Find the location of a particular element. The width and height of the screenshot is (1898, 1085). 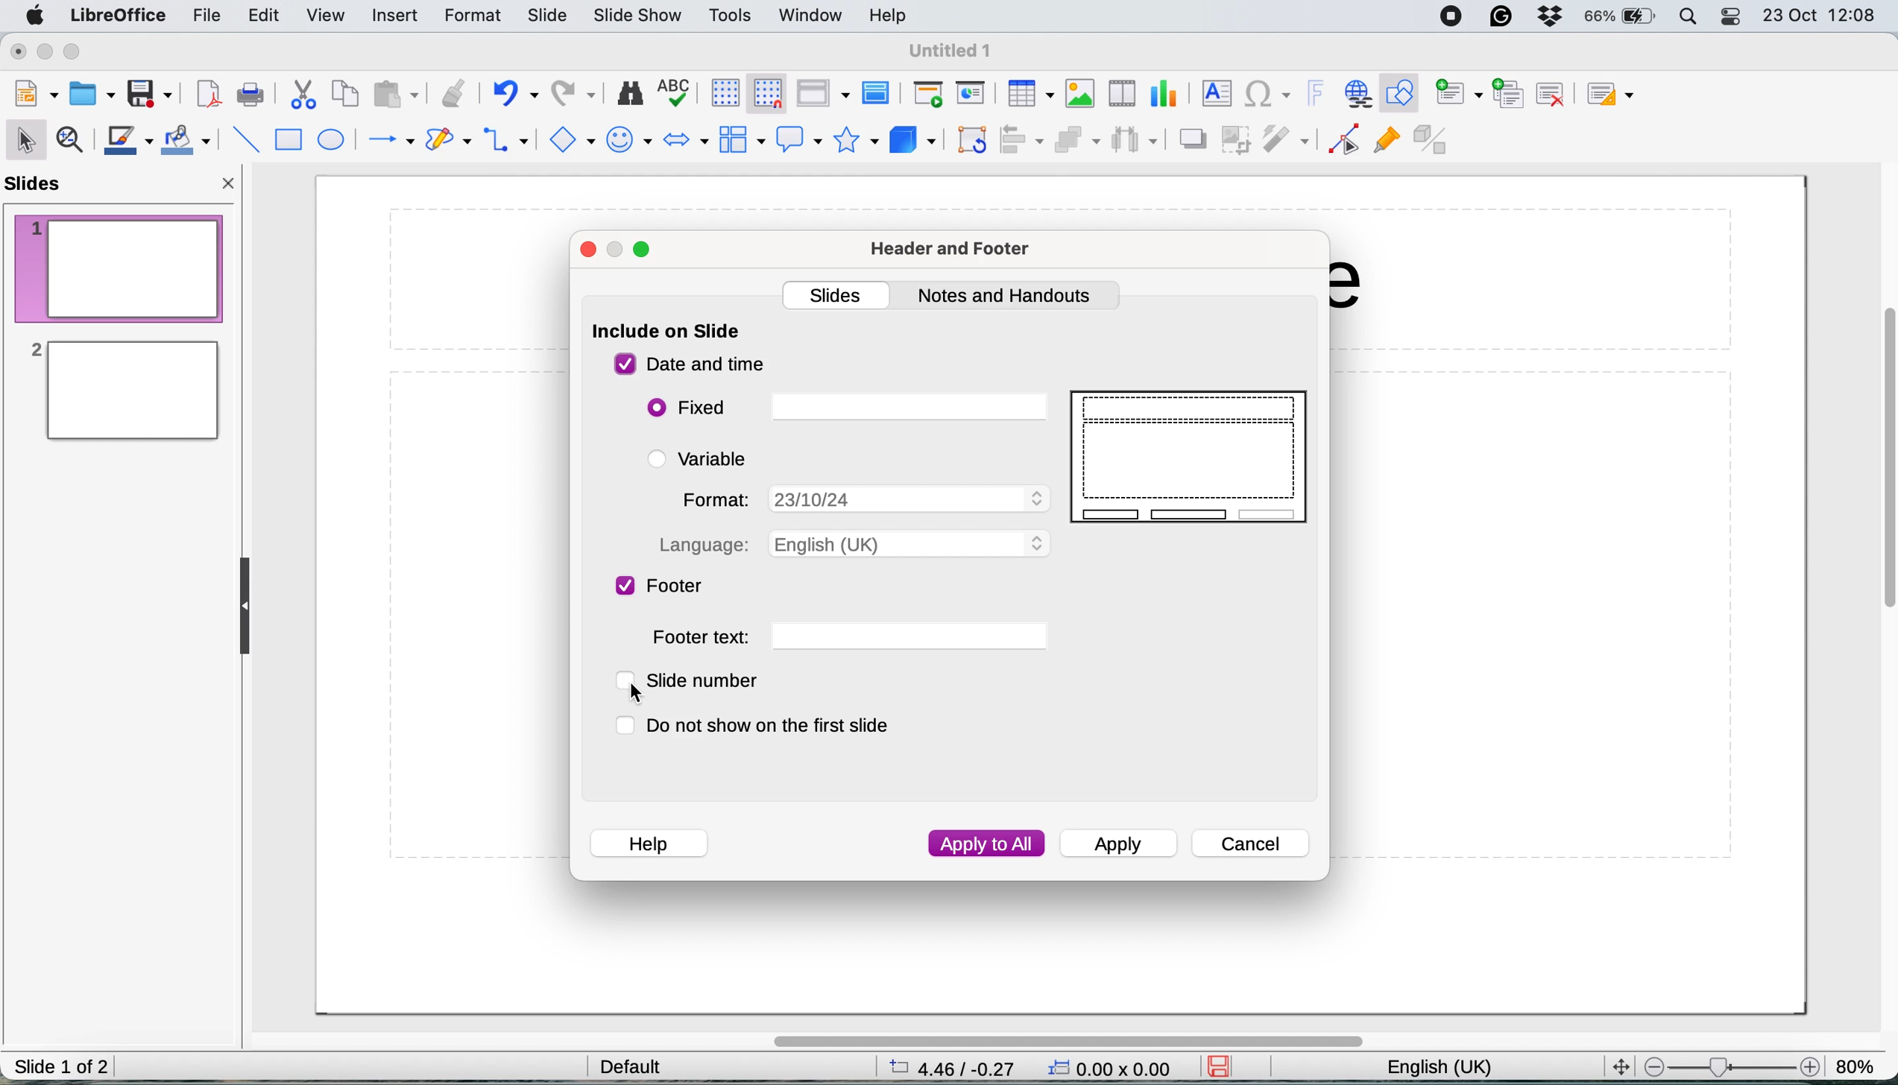

spotlight search is located at coordinates (1689, 16).